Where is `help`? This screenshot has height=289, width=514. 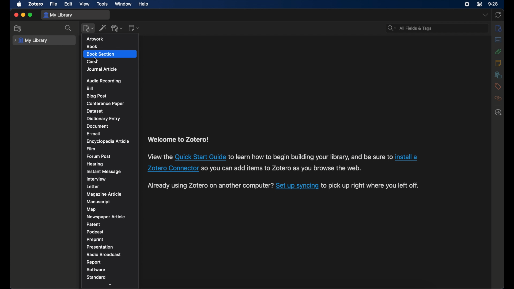 help is located at coordinates (143, 4).